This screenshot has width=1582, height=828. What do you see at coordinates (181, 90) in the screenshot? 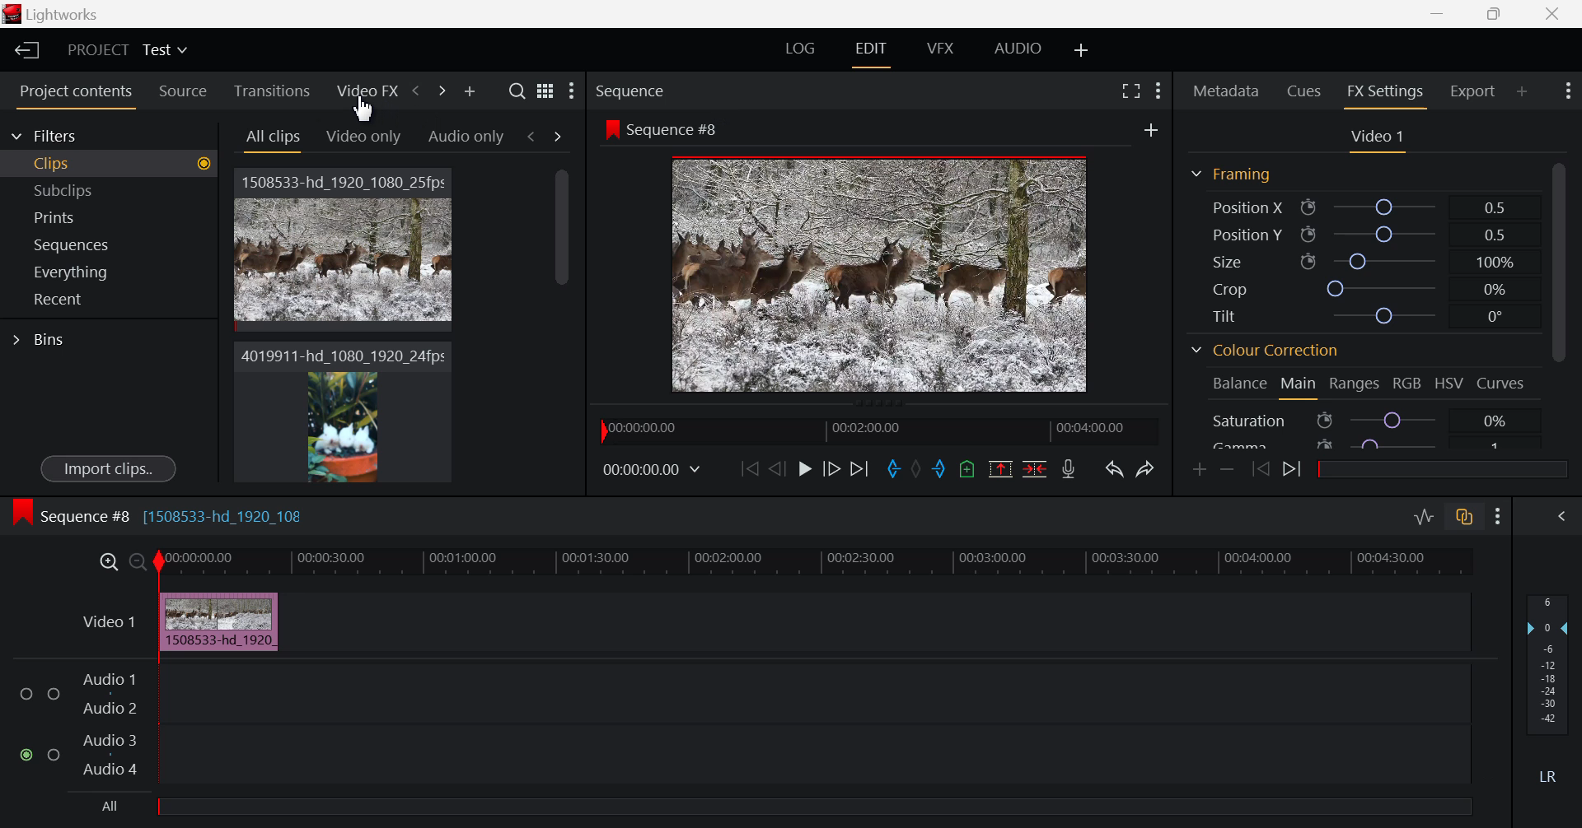
I see `Source` at bounding box center [181, 90].